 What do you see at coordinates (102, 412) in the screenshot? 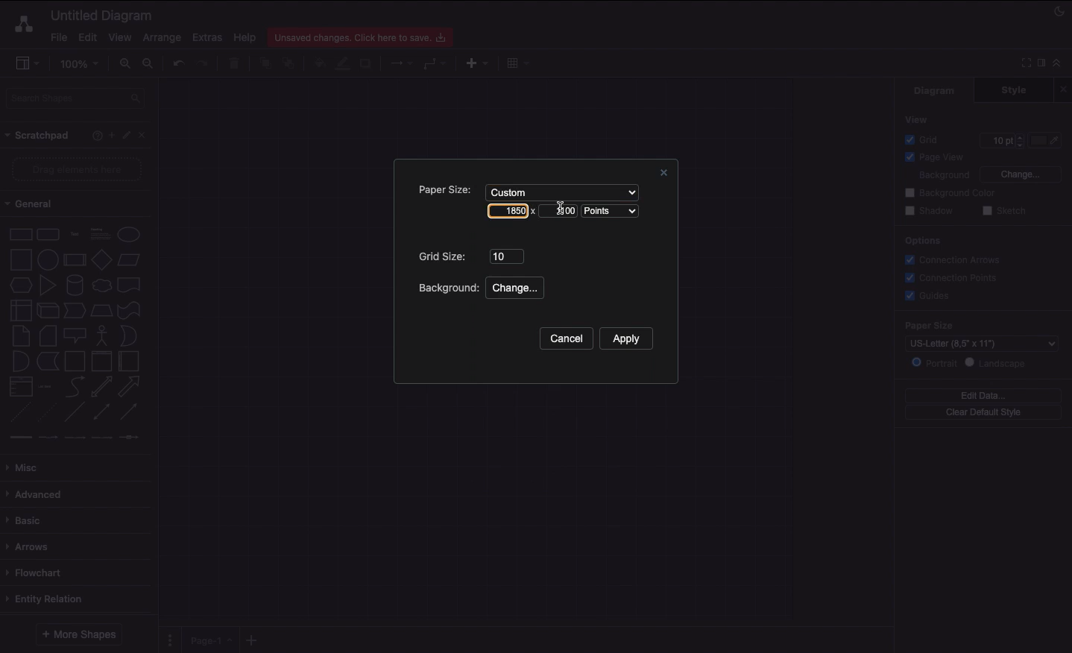
I see `Bidirectional connector` at bounding box center [102, 412].